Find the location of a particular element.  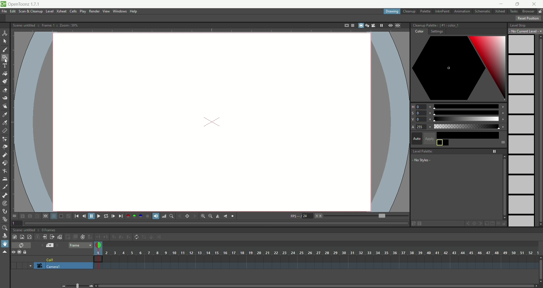

minimize is located at coordinates (501, 4).